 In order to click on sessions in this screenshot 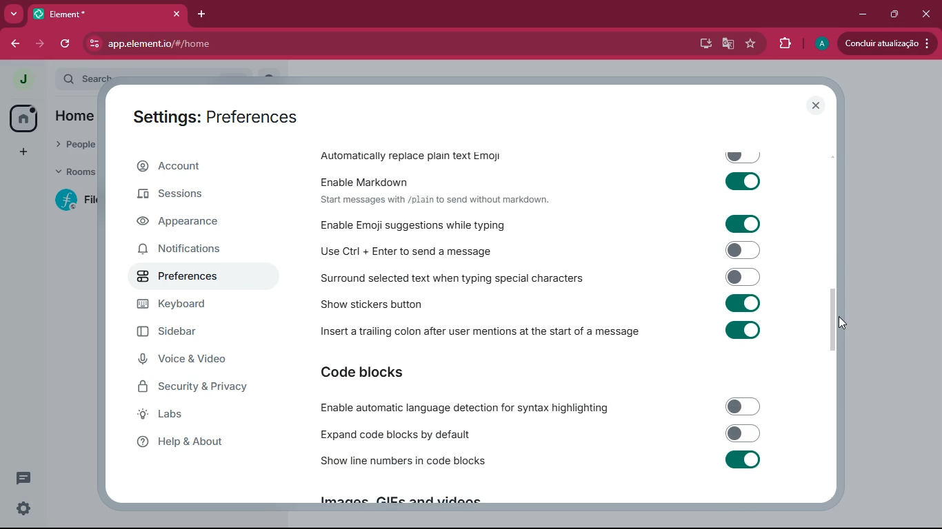, I will do `click(195, 196)`.